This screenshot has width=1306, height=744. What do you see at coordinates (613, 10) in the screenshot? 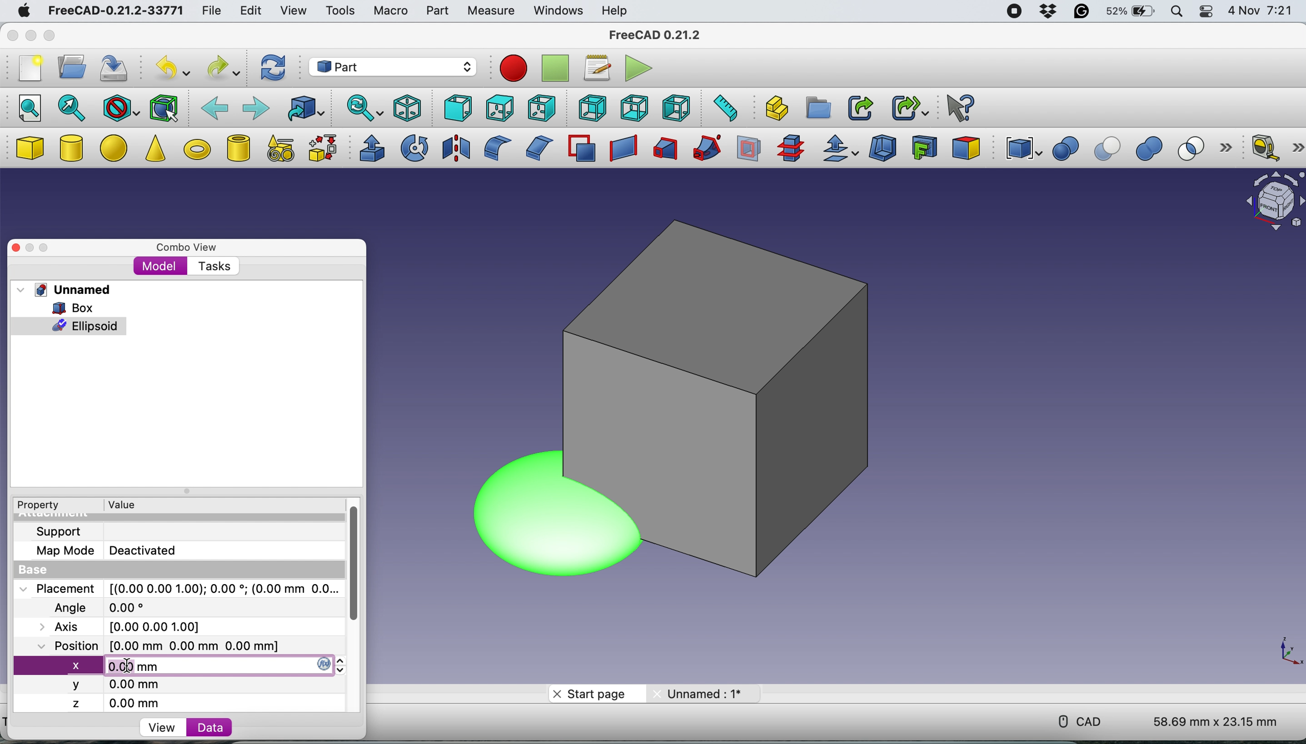
I see `help` at bounding box center [613, 10].